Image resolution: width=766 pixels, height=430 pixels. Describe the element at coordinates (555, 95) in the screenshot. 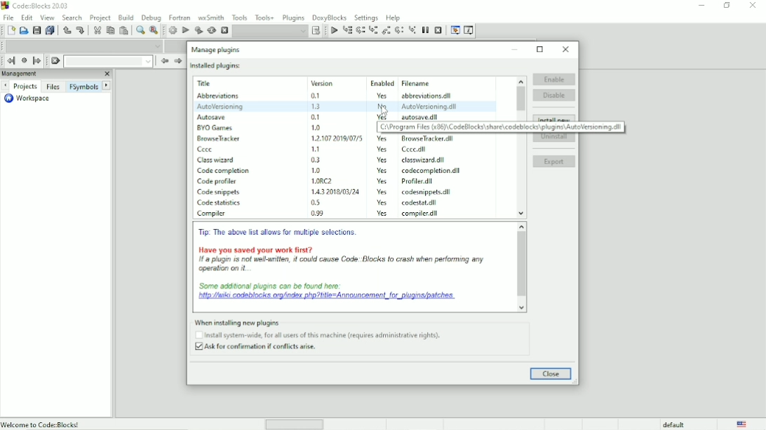

I see `Disable` at that location.